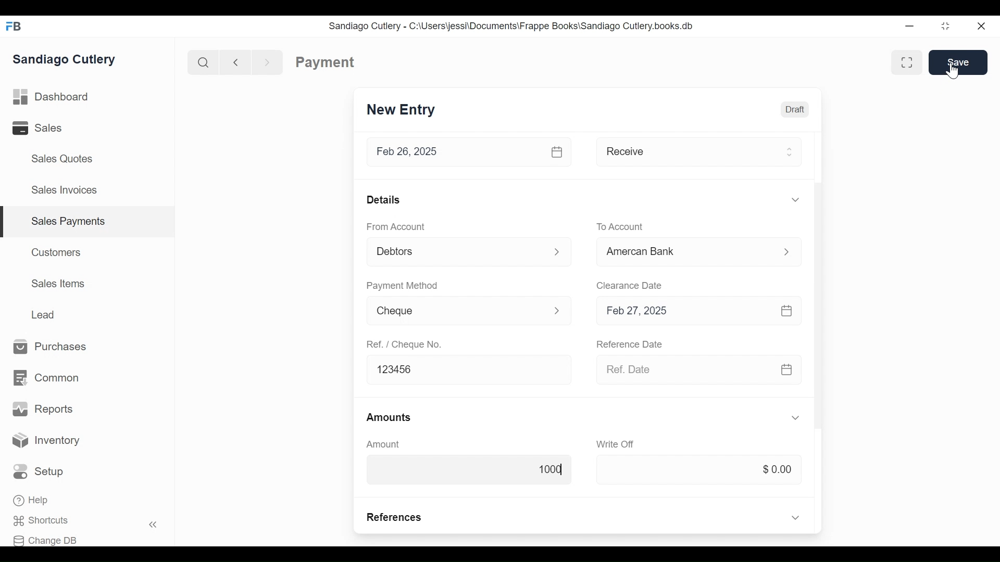 The height and width of the screenshot is (562, 1000). What do you see at coordinates (383, 444) in the screenshot?
I see `Amount` at bounding box center [383, 444].